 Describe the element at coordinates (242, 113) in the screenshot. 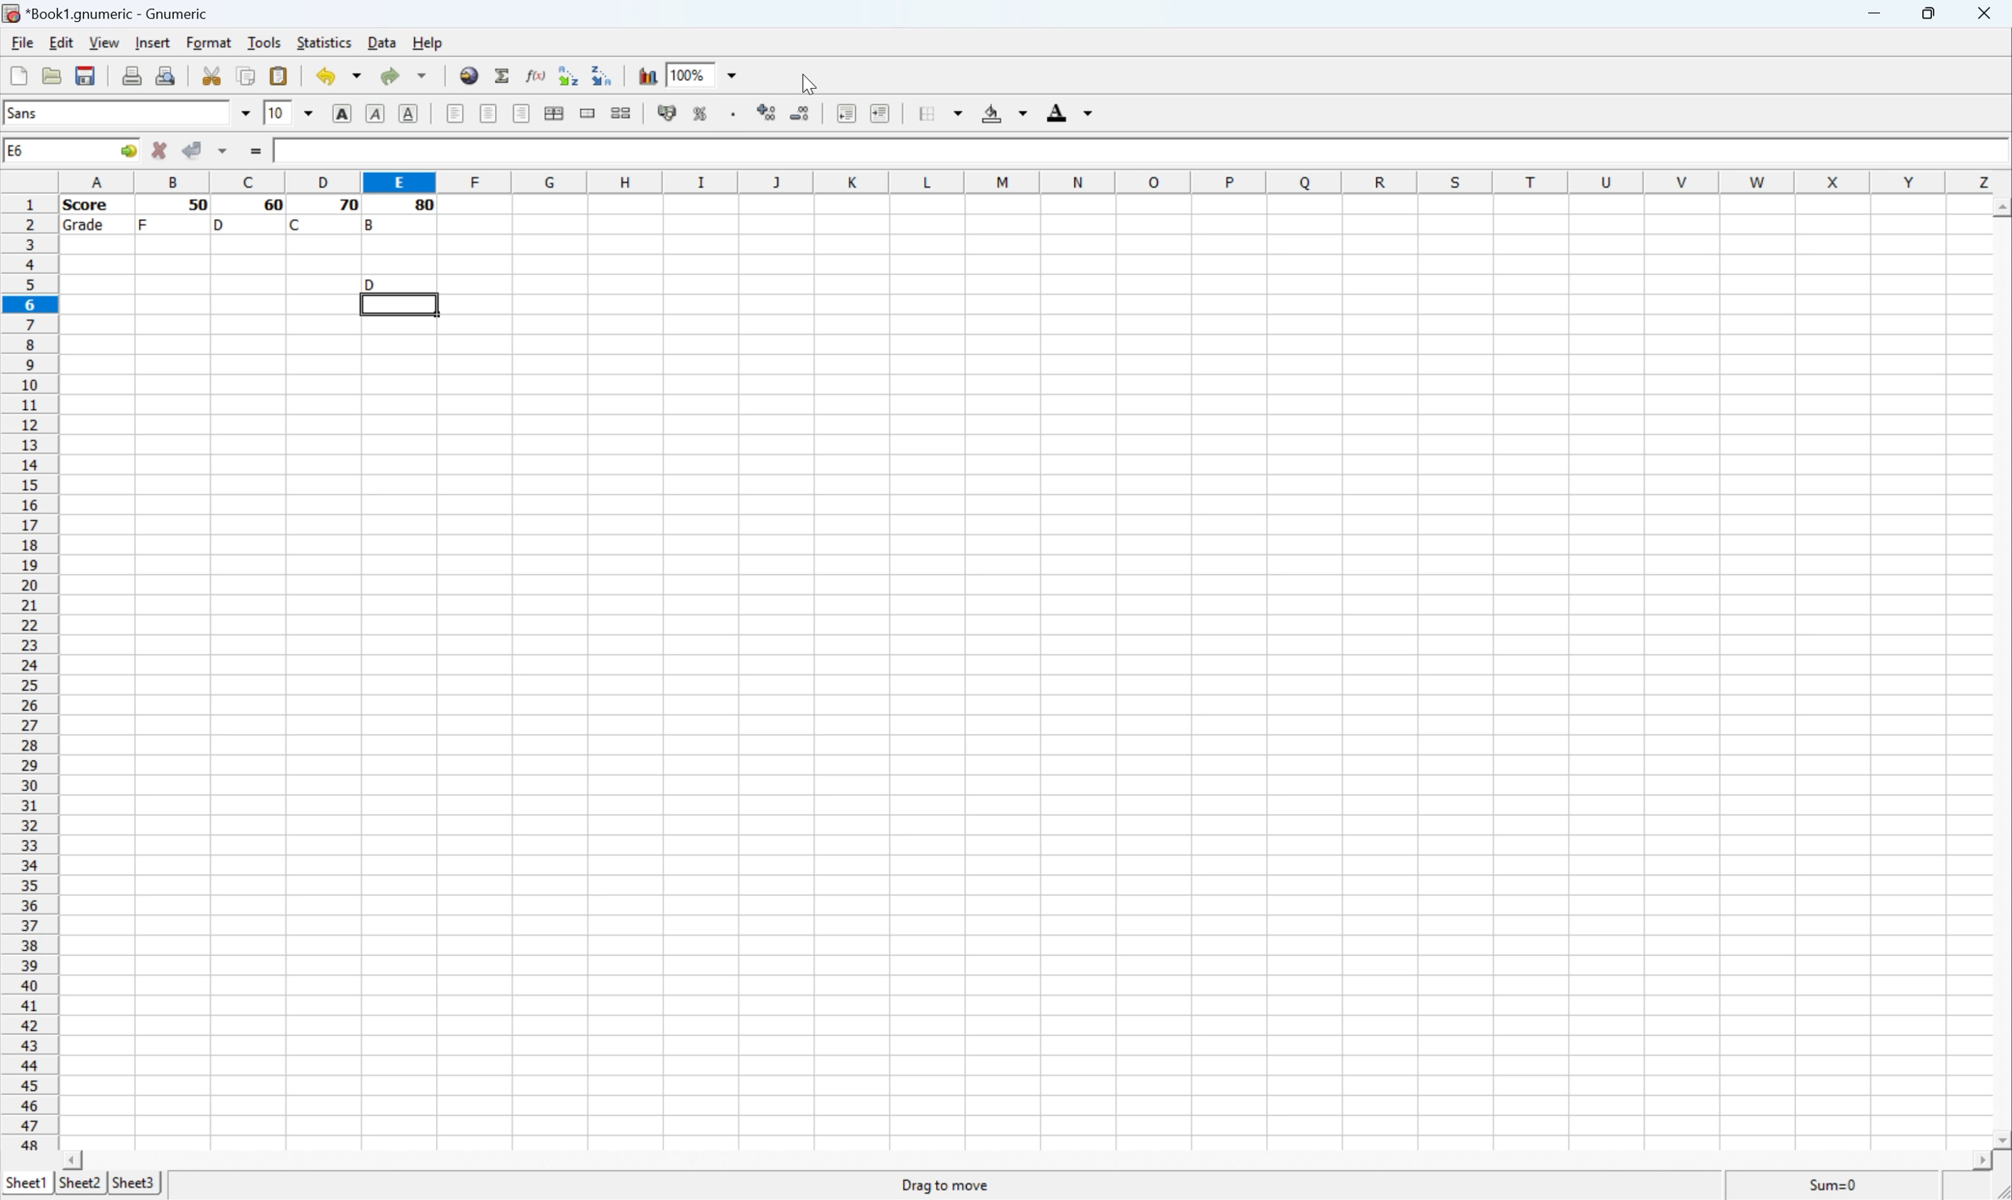

I see `Drop Down` at that location.